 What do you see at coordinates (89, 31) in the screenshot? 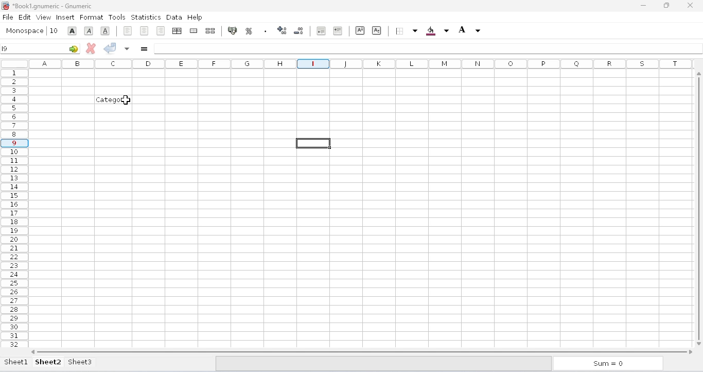
I see `italic` at bounding box center [89, 31].